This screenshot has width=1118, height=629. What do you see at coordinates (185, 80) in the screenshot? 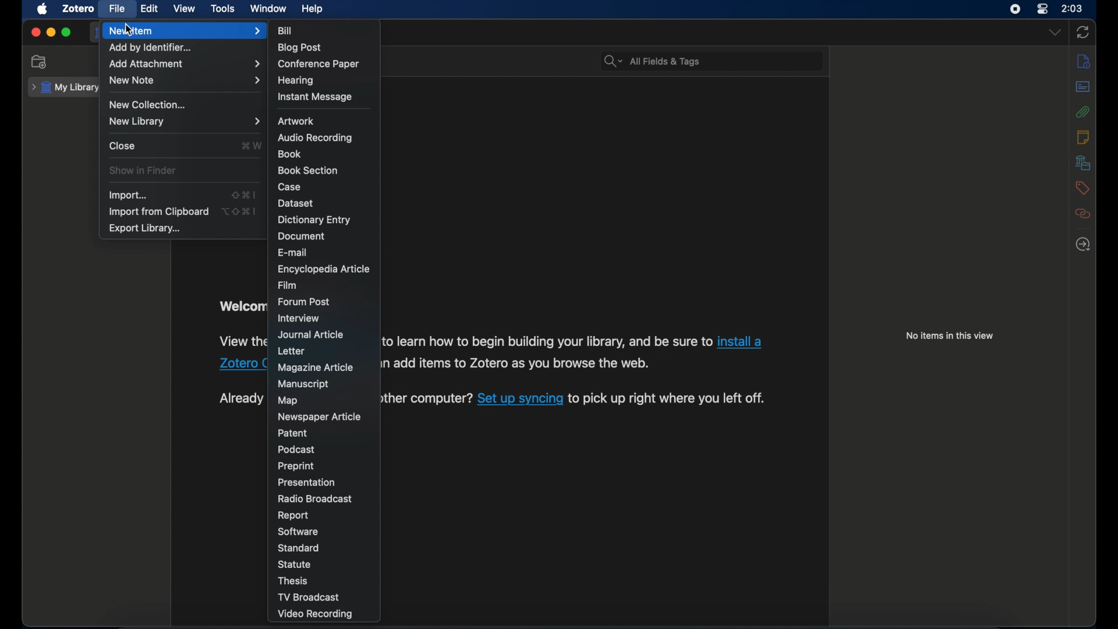
I see `new note` at bounding box center [185, 80].